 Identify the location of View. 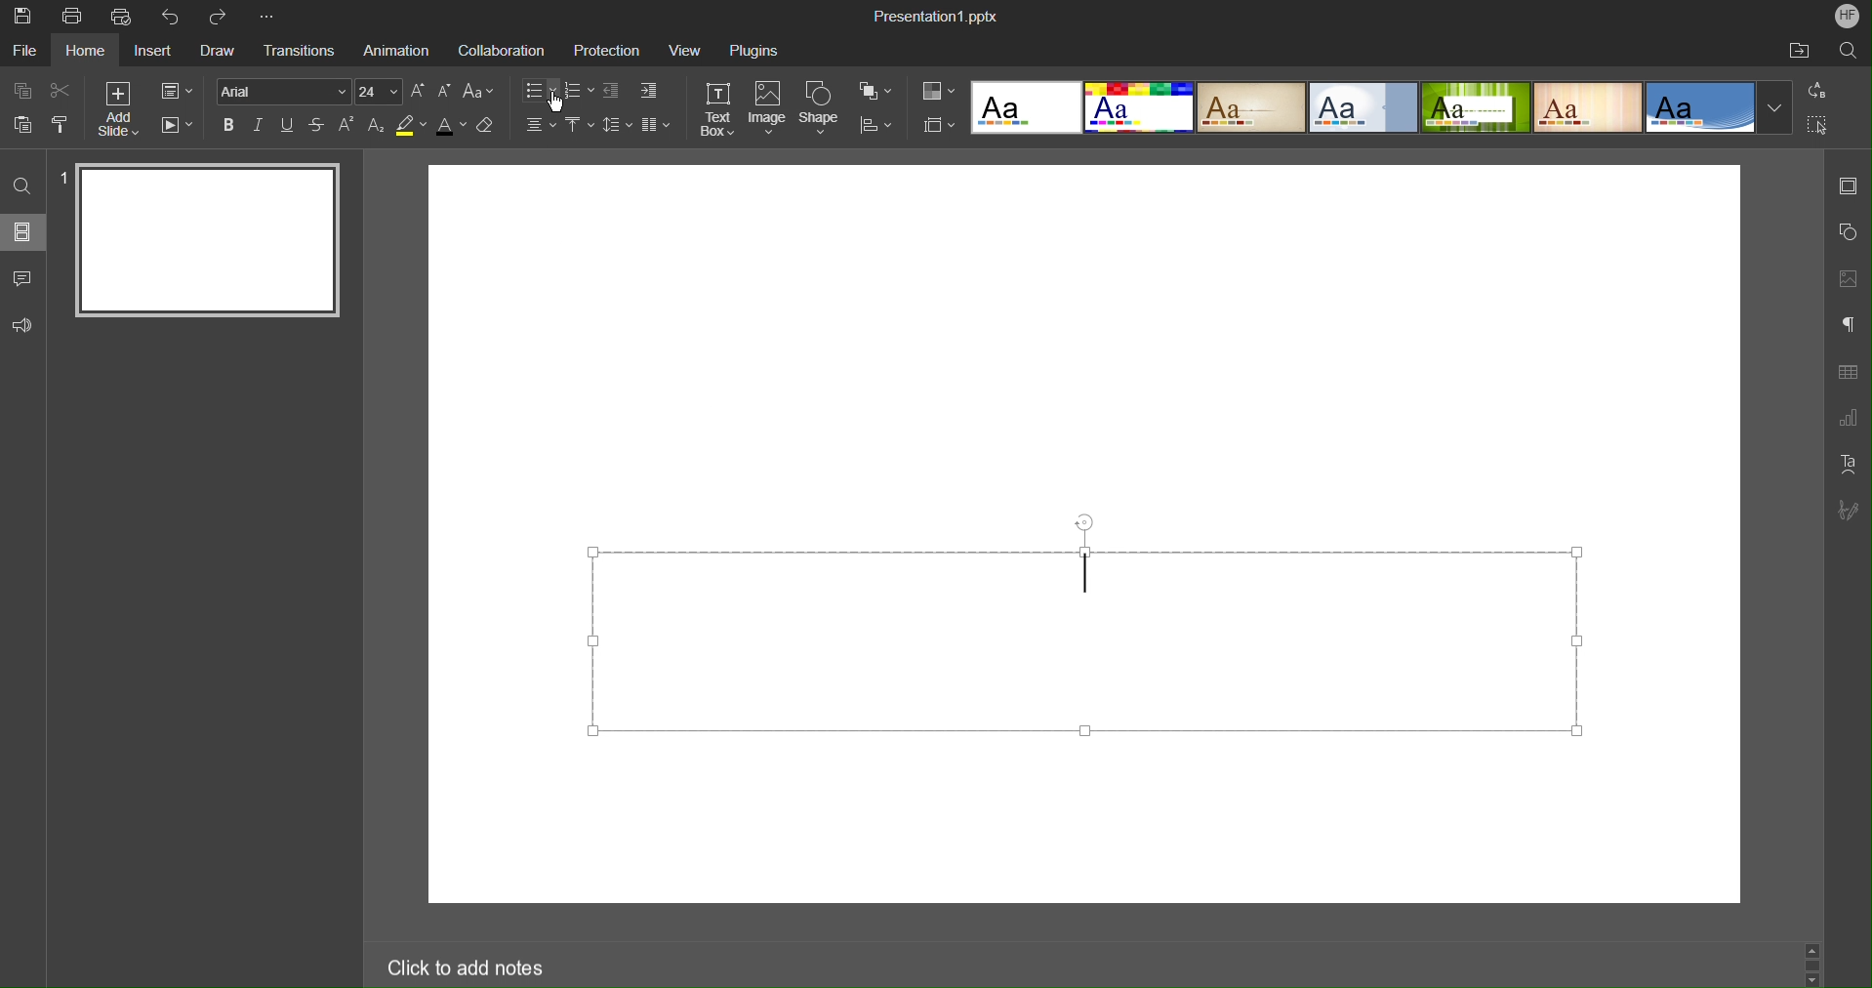
(681, 50).